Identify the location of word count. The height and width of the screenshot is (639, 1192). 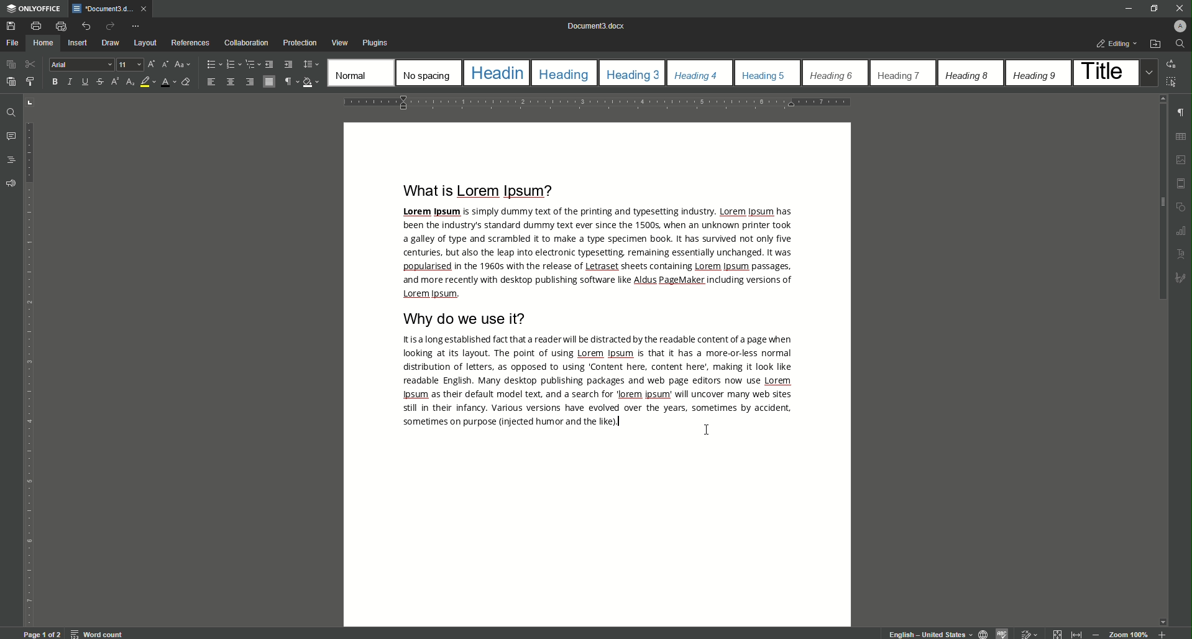
(95, 635).